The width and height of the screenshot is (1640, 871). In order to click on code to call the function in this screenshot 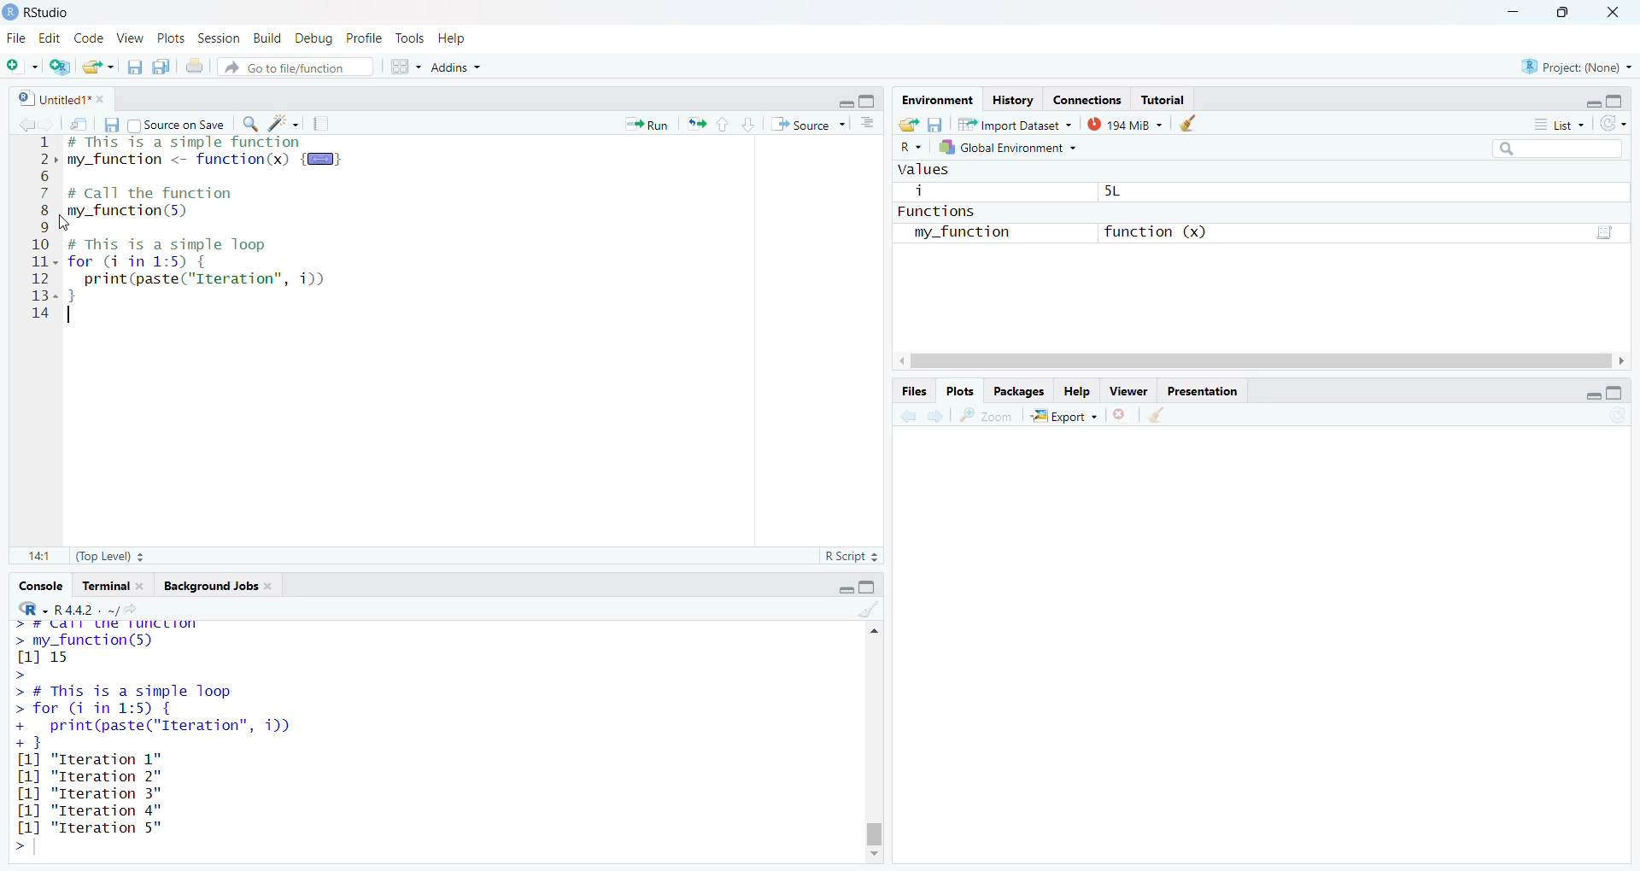, I will do `click(192, 200)`.